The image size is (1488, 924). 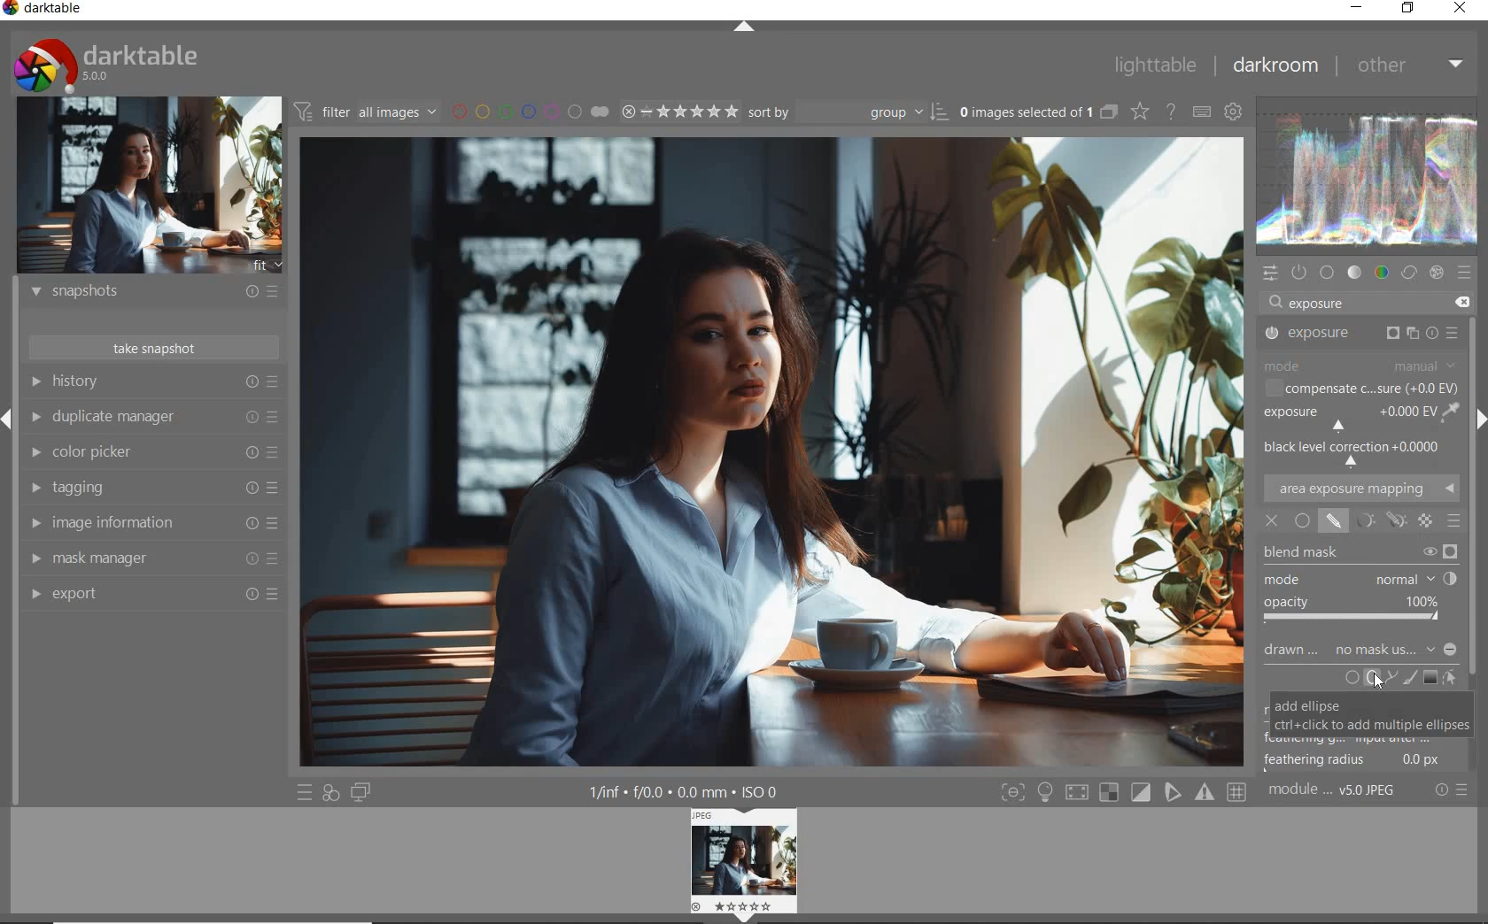 What do you see at coordinates (1451, 790) in the screenshot?
I see `reset or presets & preferences` at bounding box center [1451, 790].